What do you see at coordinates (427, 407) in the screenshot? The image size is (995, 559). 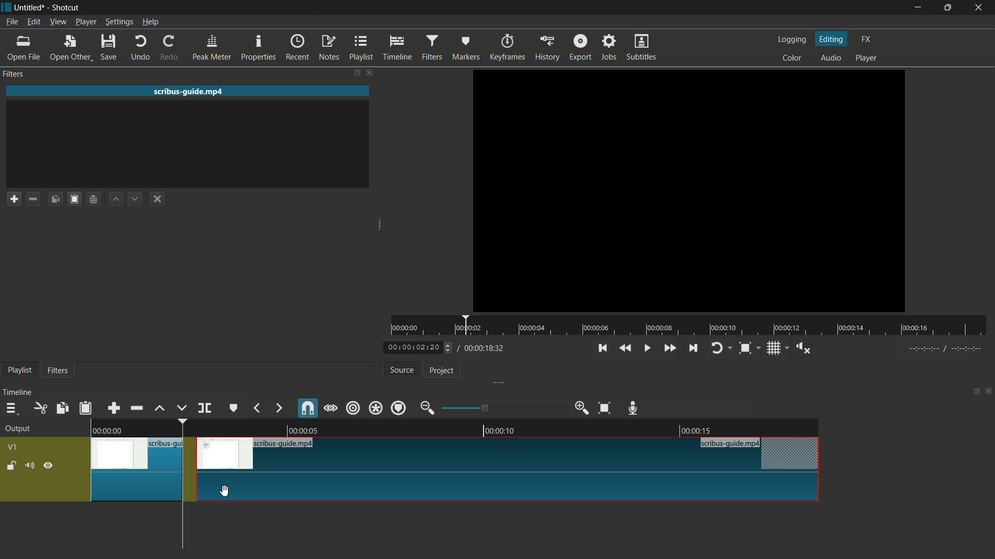 I see `zoom out` at bounding box center [427, 407].